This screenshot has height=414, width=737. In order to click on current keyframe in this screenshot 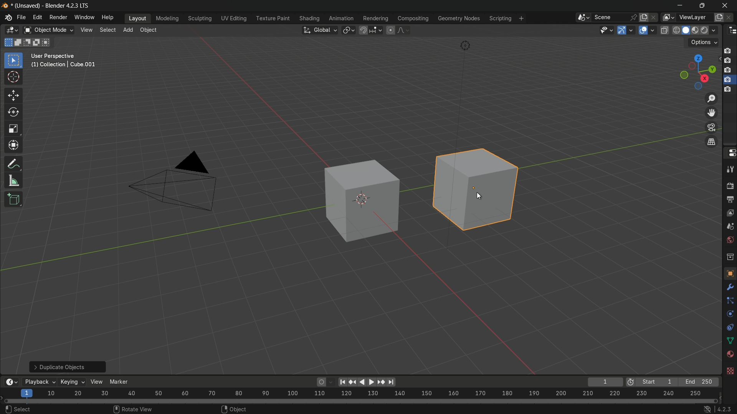, I will do `click(605, 382)`.